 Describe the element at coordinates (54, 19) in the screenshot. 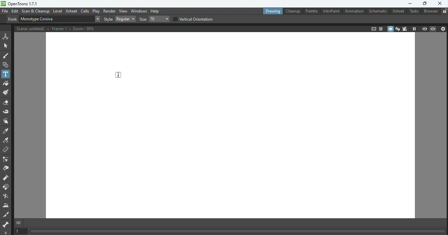

I see `Text box` at that location.